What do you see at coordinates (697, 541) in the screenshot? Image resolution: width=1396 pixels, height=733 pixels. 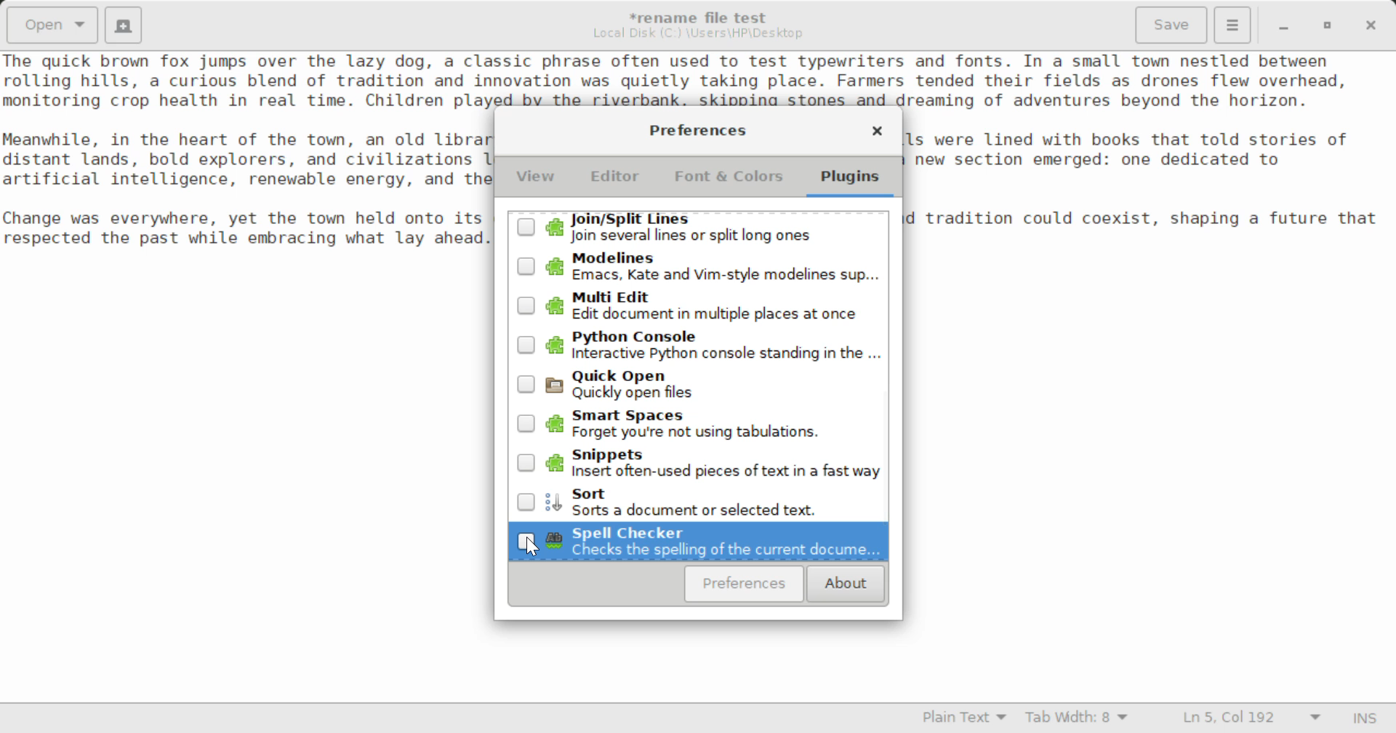 I see `Unselected Spell Checker Plugin ` at bounding box center [697, 541].